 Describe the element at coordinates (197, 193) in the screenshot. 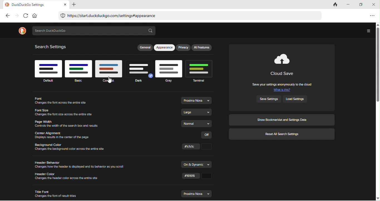

I see `proxima nova` at that location.